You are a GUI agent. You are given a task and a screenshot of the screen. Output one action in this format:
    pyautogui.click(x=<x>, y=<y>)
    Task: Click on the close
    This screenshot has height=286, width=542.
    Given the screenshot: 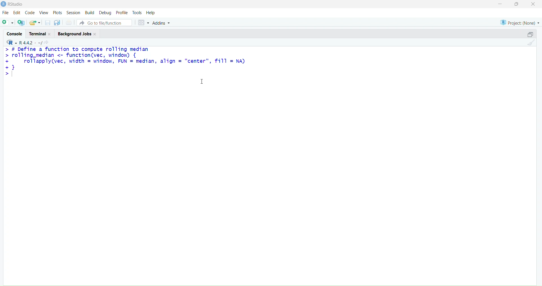 What is the action you would take?
    pyautogui.click(x=533, y=4)
    